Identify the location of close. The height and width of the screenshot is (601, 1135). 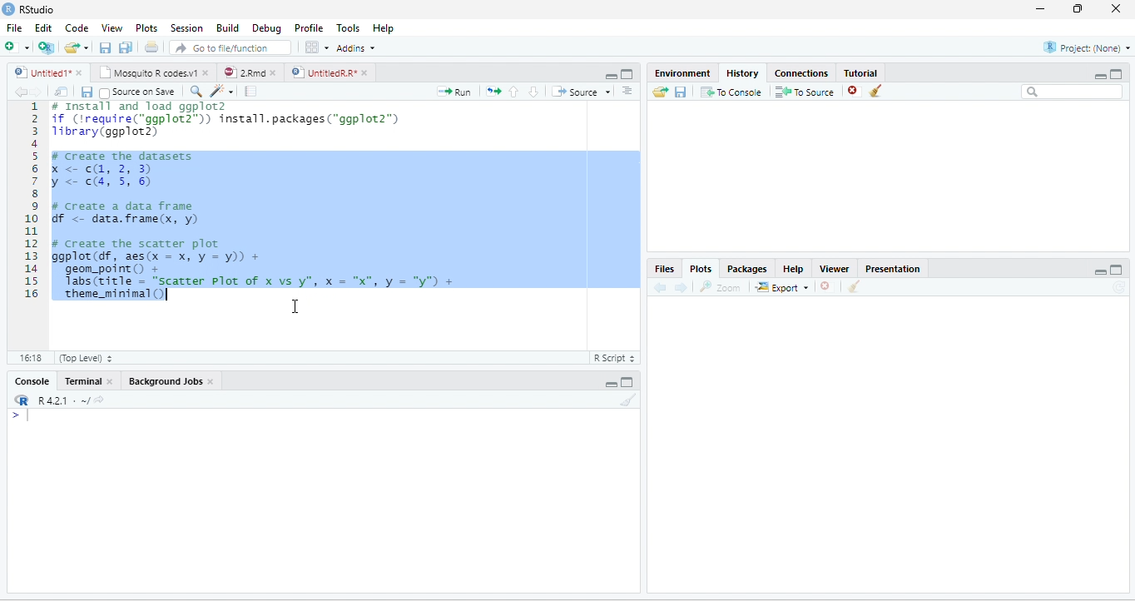
(109, 381).